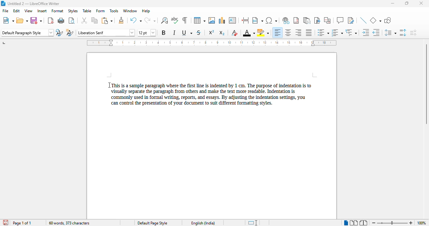 This screenshot has height=226, width=429. What do you see at coordinates (3, 3) in the screenshot?
I see `logo` at bounding box center [3, 3].